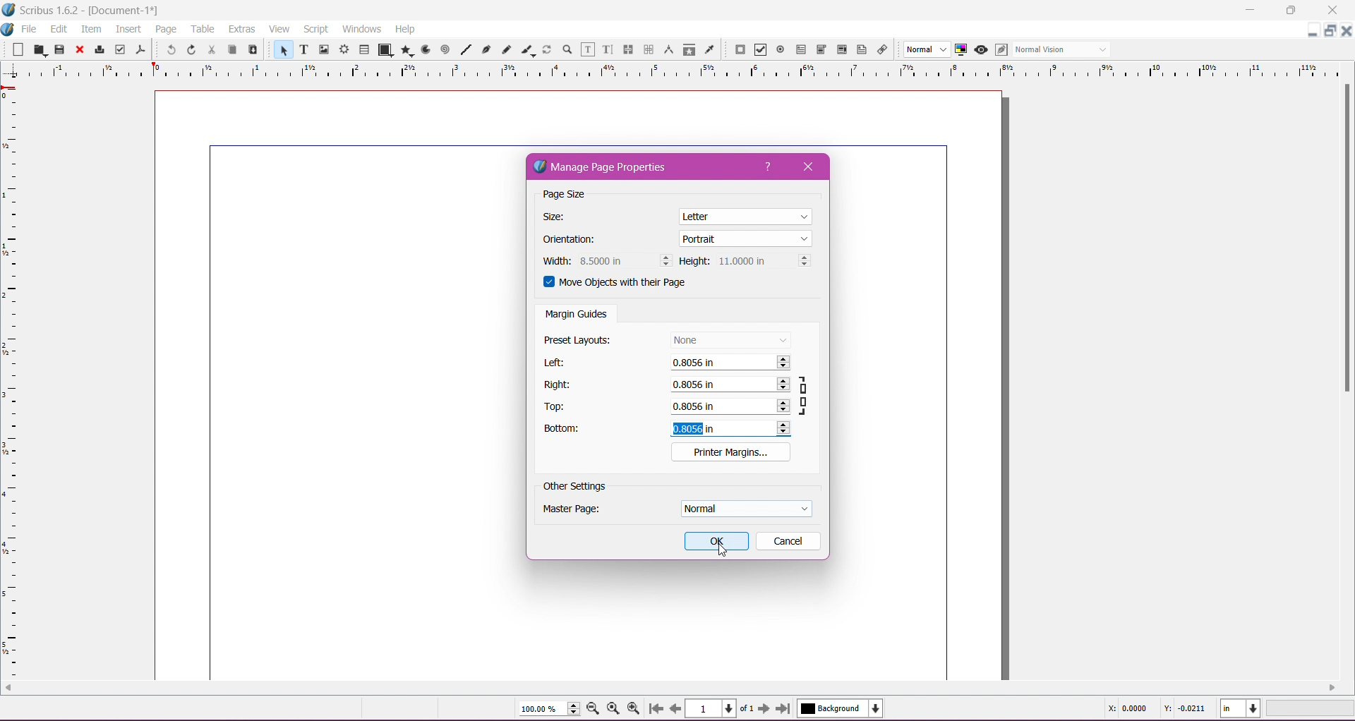  Describe the element at coordinates (1347, 241) in the screenshot. I see `Vertical Scroll Bar` at that location.